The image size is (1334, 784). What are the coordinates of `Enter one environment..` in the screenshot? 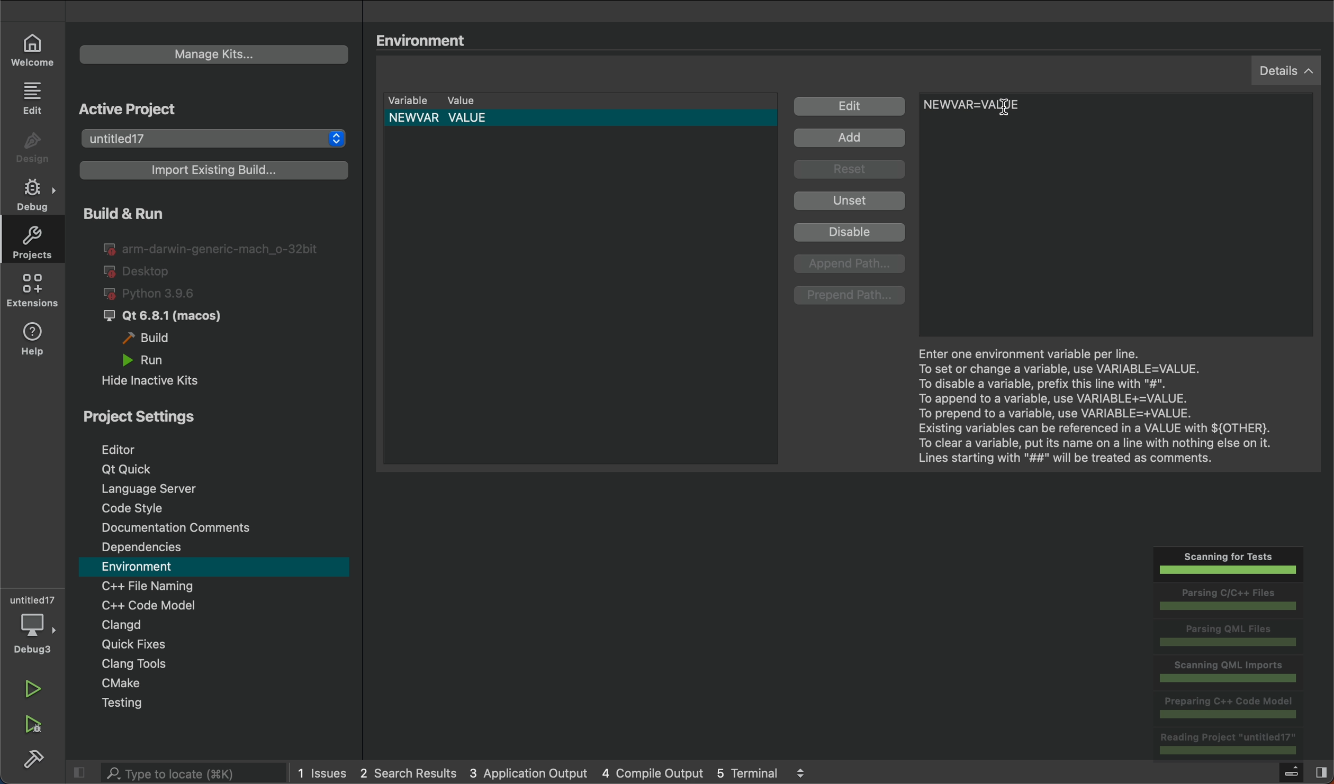 It's located at (1101, 400).